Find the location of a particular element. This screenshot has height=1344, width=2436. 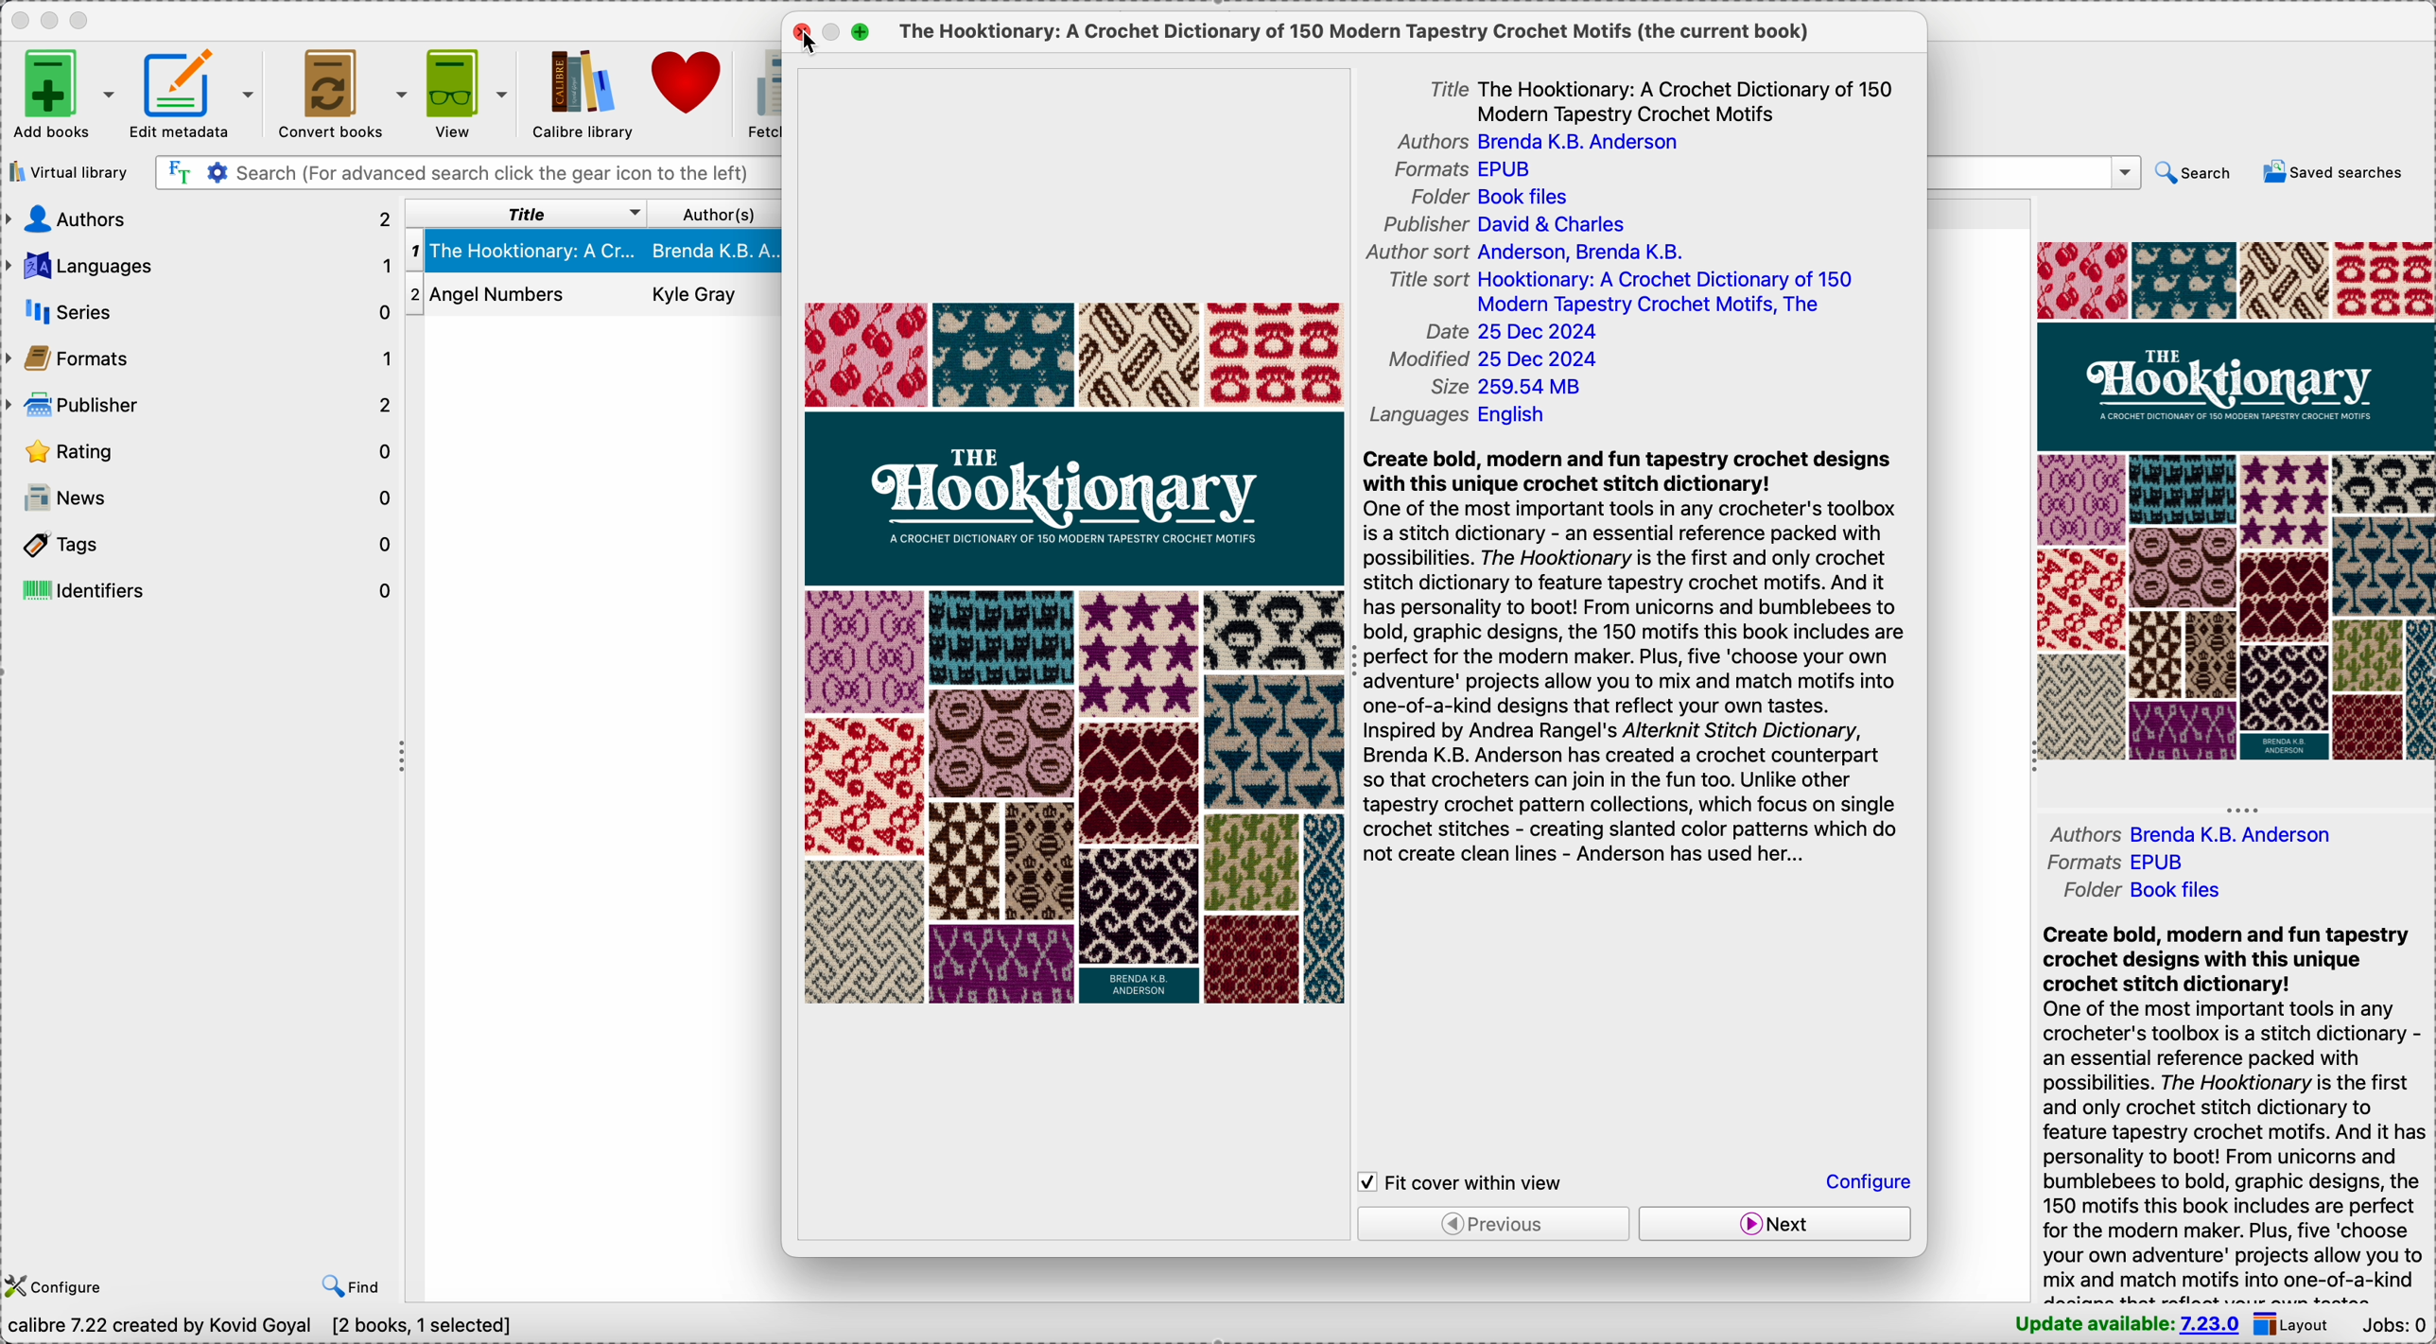

cursor is located at coordinates (811, 44).